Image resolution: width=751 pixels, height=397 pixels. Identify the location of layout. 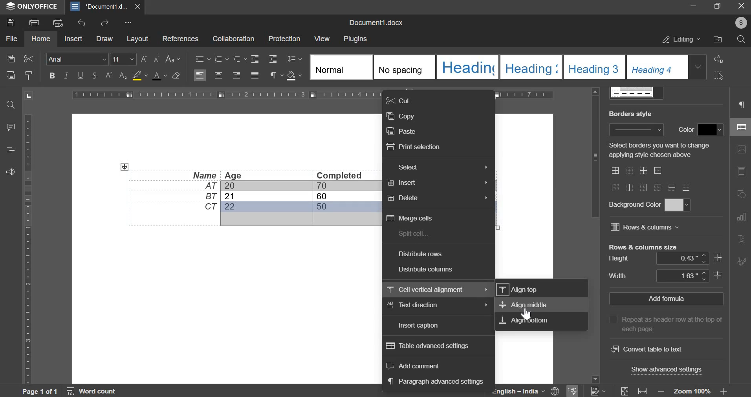
(137, 38).